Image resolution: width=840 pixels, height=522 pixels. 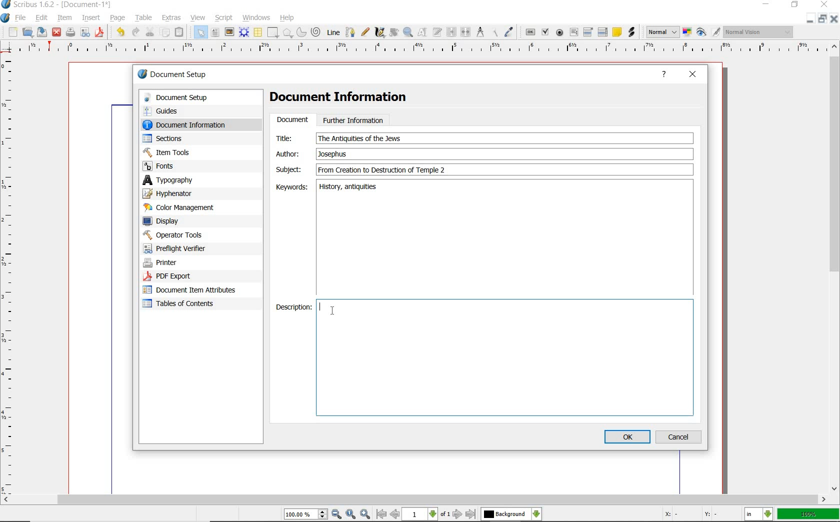 What do you see at coordinates (229, 31) in the screenshot?
I see `image frame` at bounding box center [229, 31].